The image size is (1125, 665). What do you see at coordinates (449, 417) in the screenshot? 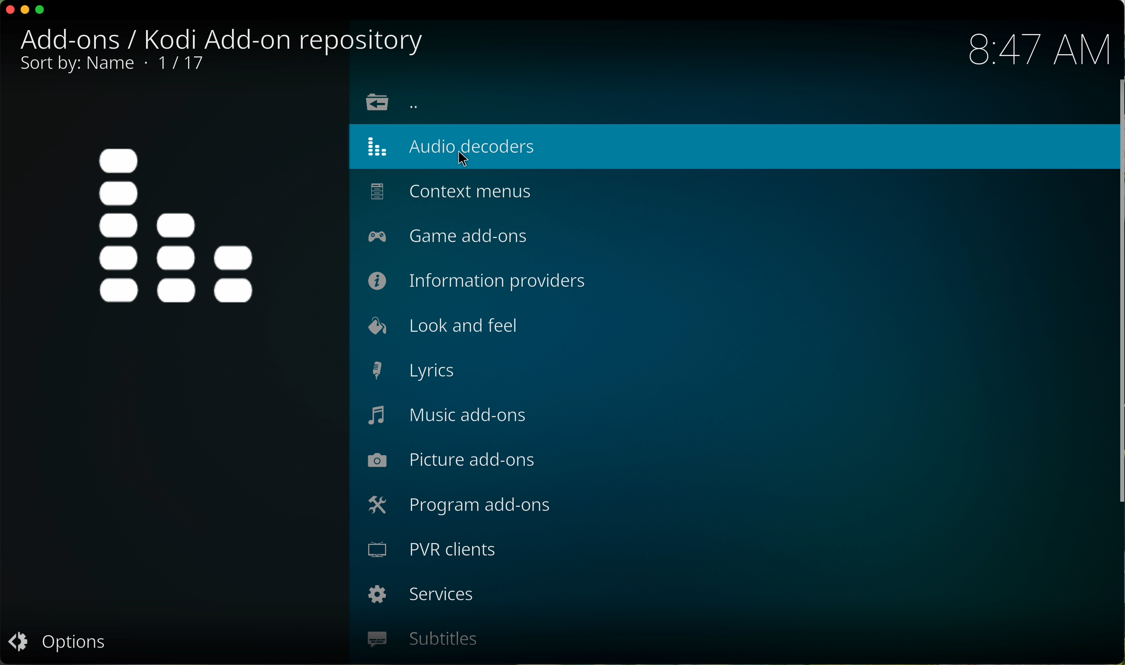
I see `music add-ons` at bounding box center [449, 417].